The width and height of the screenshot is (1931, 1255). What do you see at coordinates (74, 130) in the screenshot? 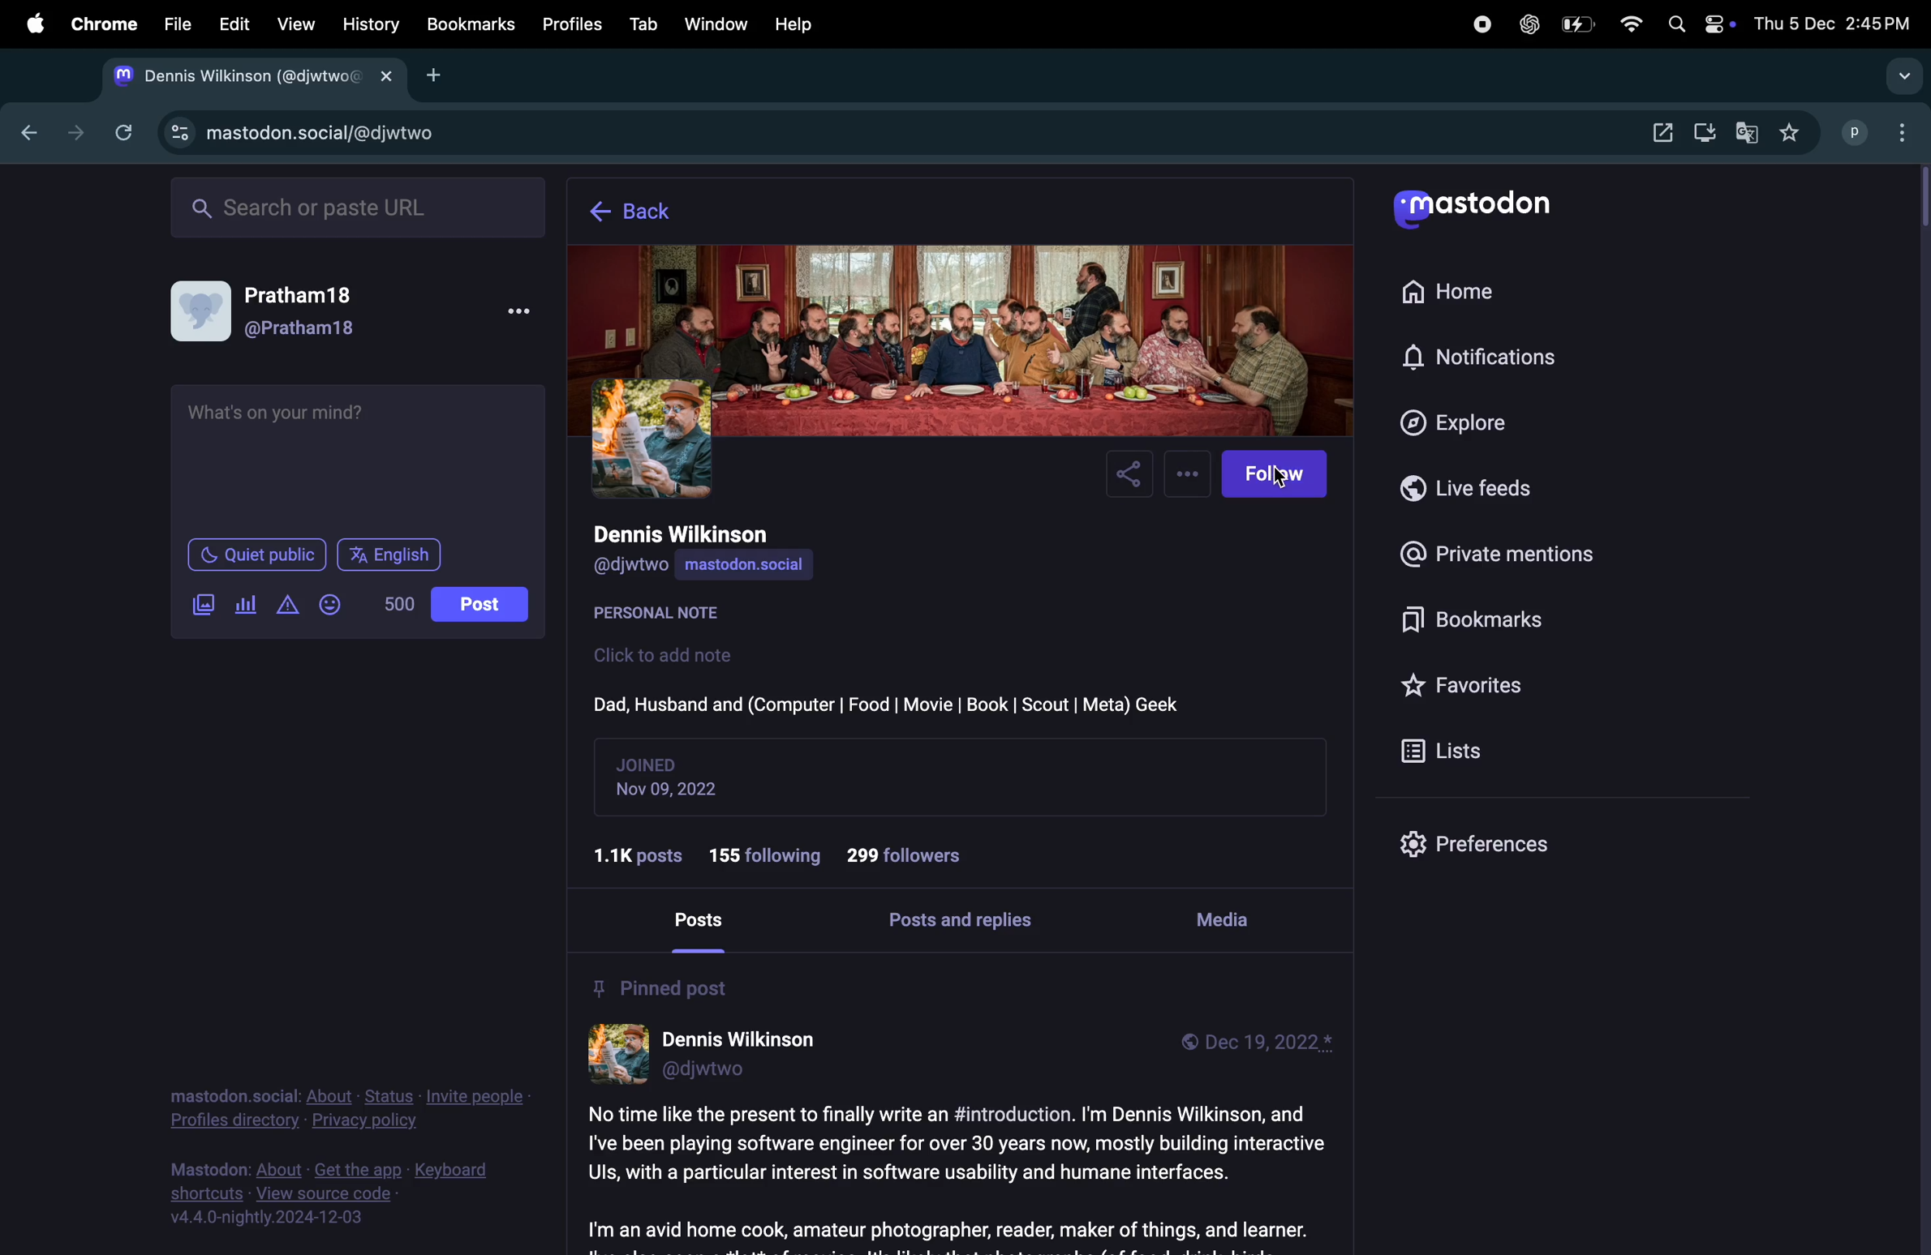
I see `forward` at bounding box center [74, 130].